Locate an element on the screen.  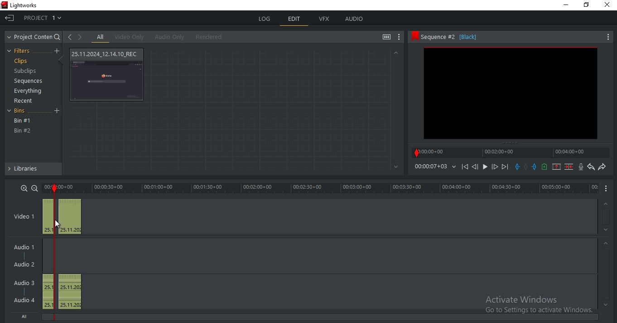
Up is located at coordinates (395, 52).